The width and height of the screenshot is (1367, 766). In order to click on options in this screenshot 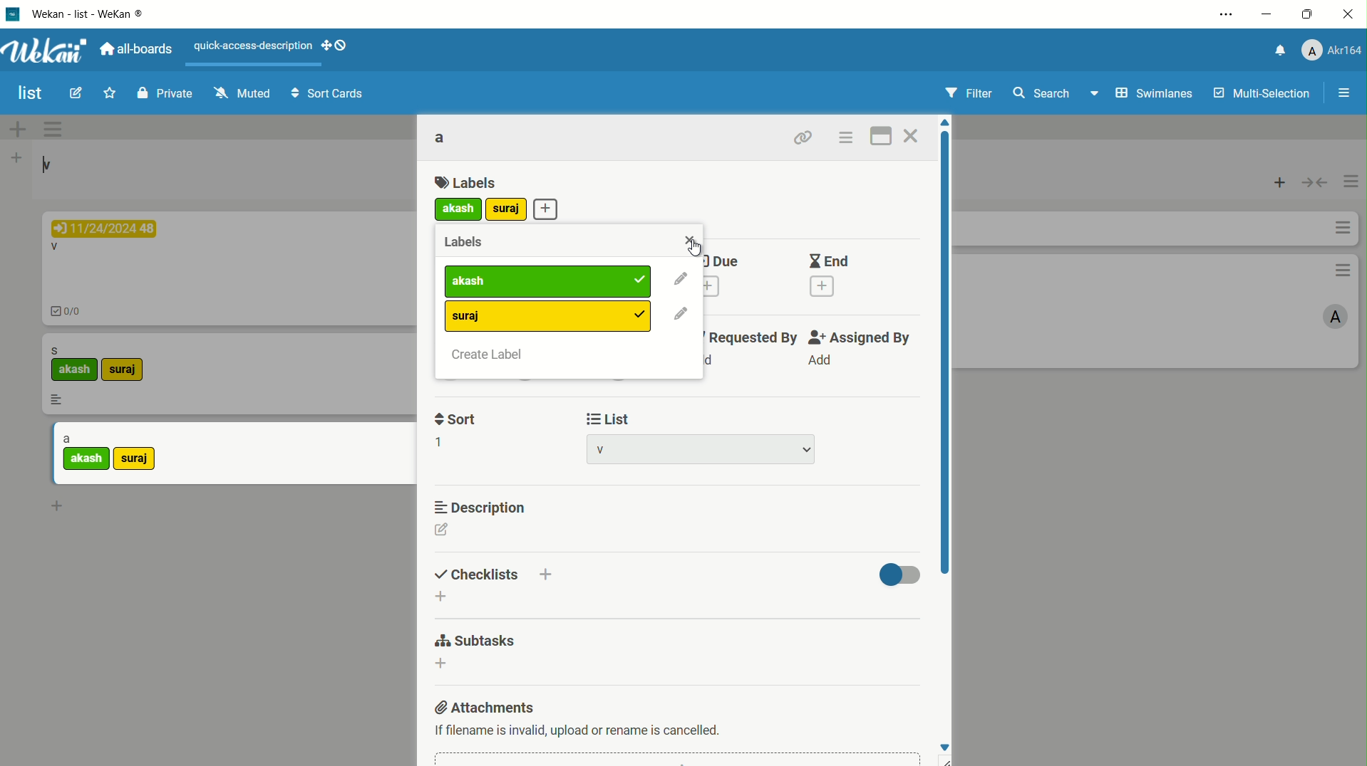, I will do `click(51, 130)`.